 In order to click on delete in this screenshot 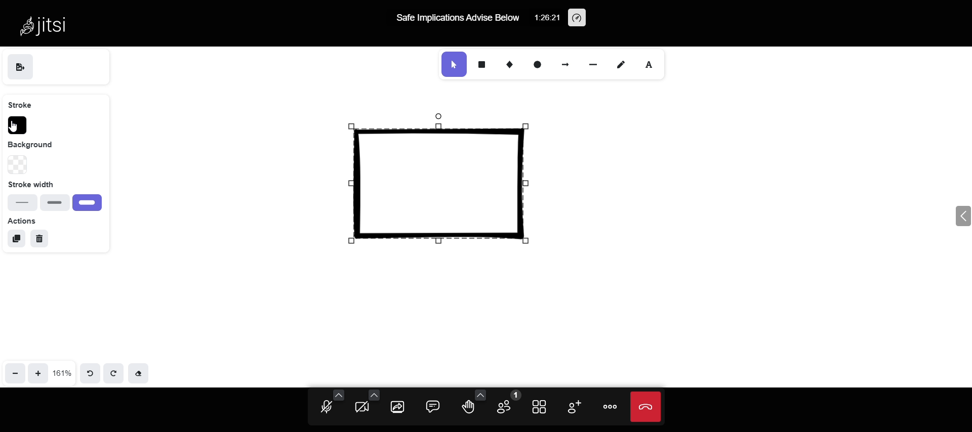, I will do `click(39, 237)`.